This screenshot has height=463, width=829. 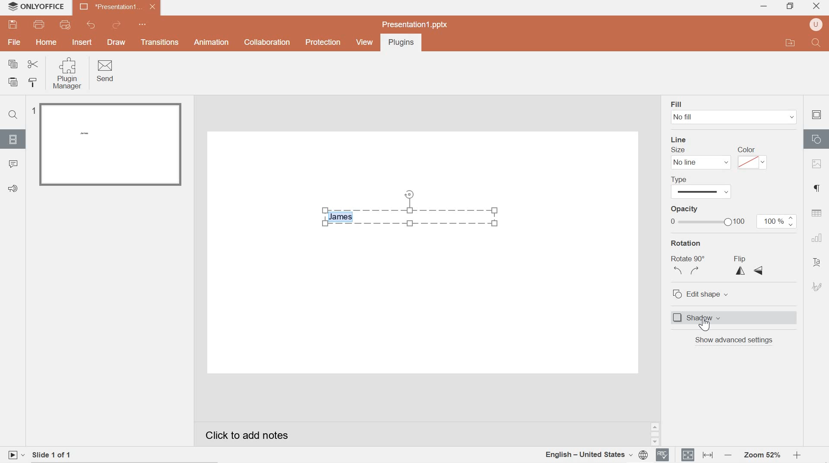 I want to click on print, so click(x=40, y=25).